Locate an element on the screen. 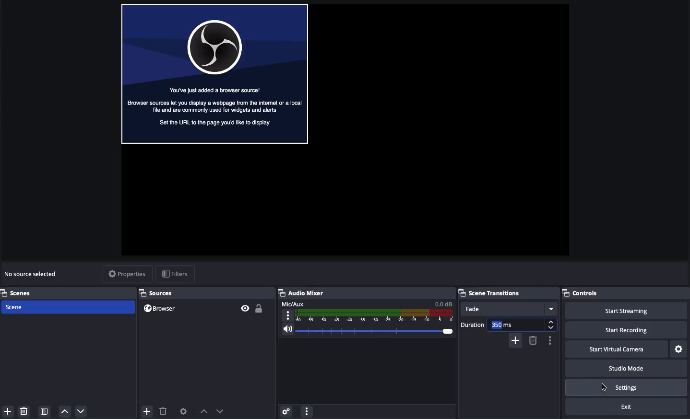 The image size is (690, 419). Add is located at coordinates (147, 410).